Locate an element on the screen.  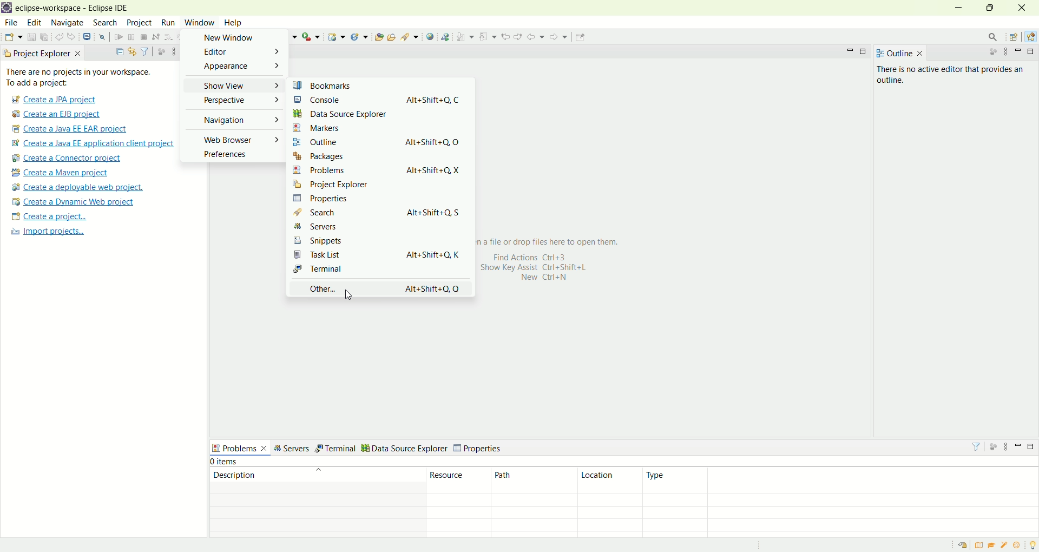
Find Actions Ctrl+3 show key Assist Ctrl+shift+L New Ctrl+N is located at coordinates (545, 271).